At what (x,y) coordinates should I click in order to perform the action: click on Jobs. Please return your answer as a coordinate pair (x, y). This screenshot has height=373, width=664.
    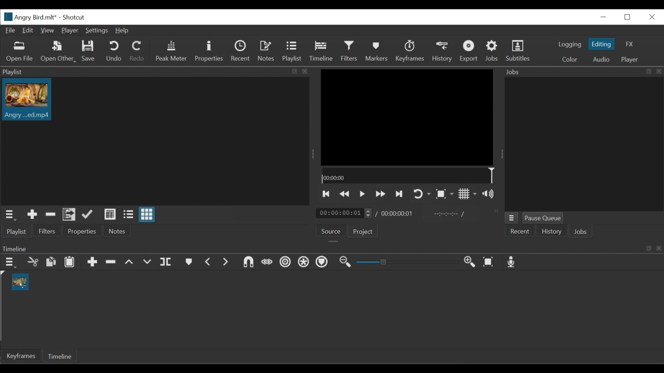
    Looking at the image, I should click on (492, 51).